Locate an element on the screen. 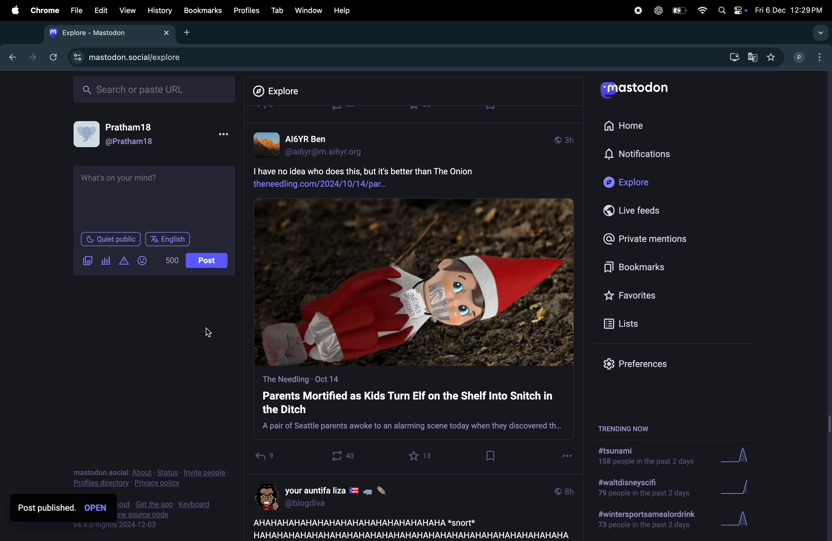 The height and width of the screenshot is (541, 832). graph is located at coordinates (736, 521).